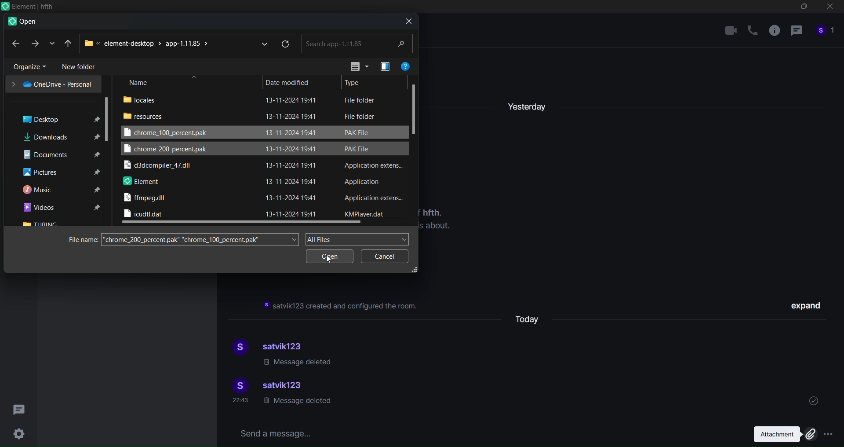 Image resolution: width=844 pixels, height=447 pixels. Describe the element at coordinates (50, 44) in the screenshot. I see `recent location` at that location.